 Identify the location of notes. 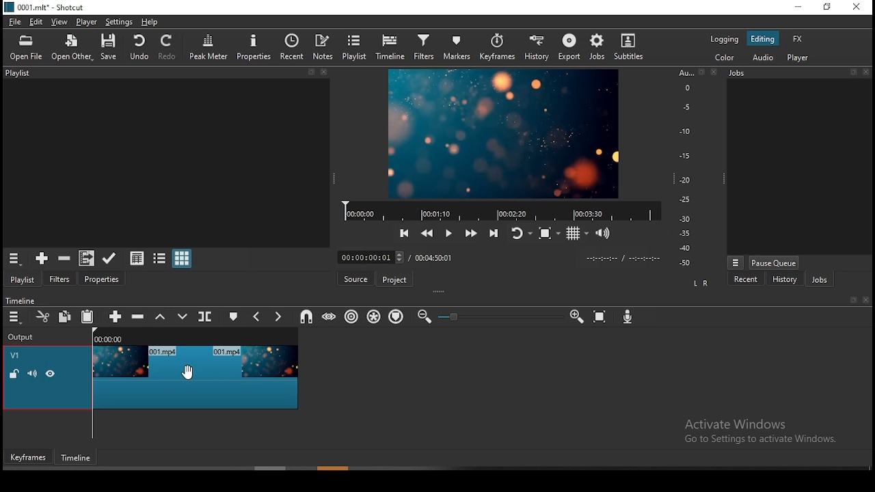
(325, 46).